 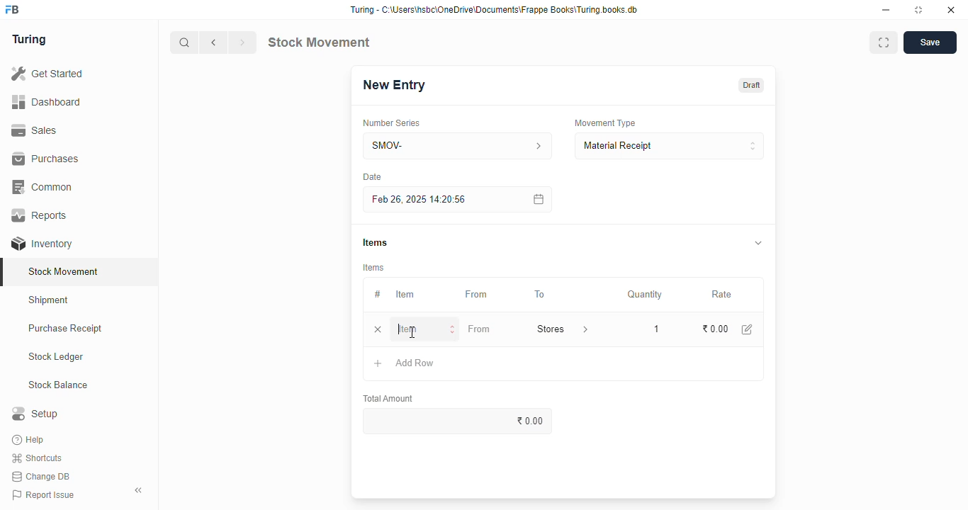 What do you see at coordinates (393, 85) in the screenshot?
I see `new entry` at bounding box center [393, 85].